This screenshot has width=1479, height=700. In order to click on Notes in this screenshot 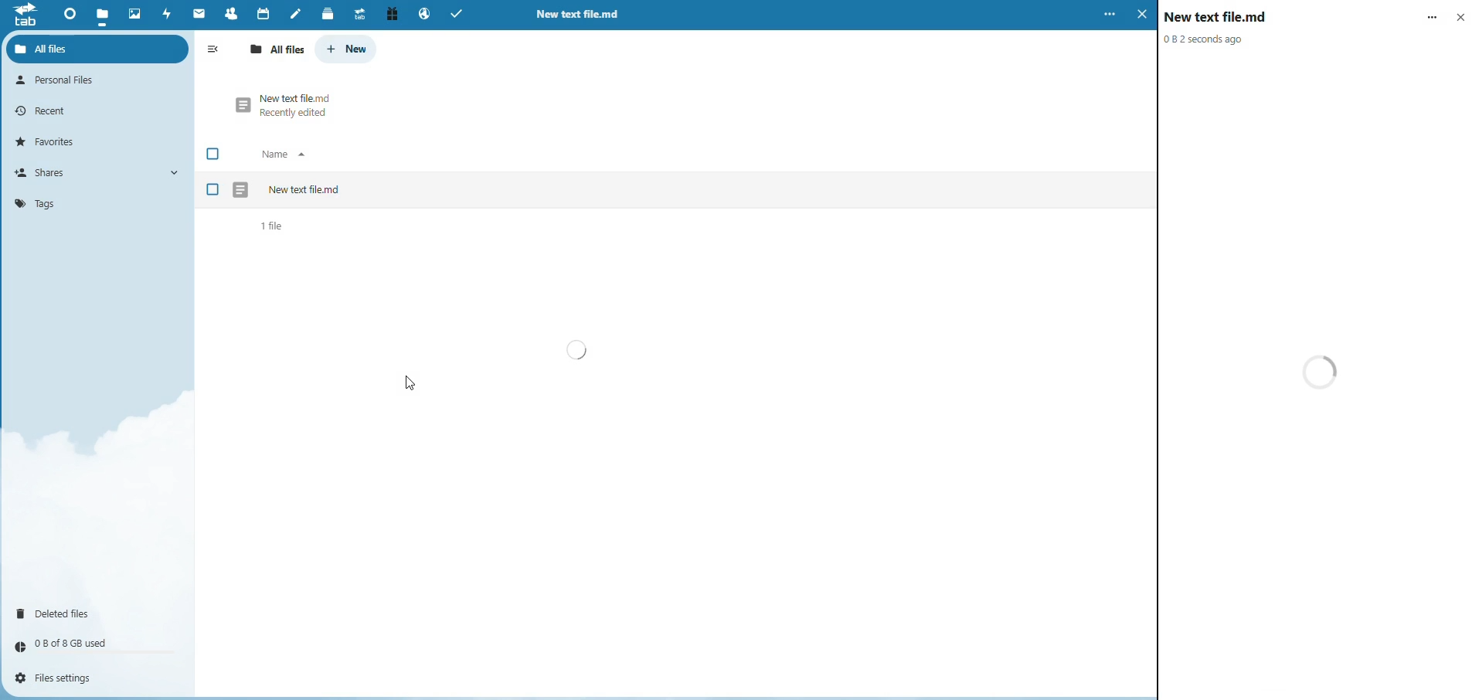, I will do `click(296, 13)`.